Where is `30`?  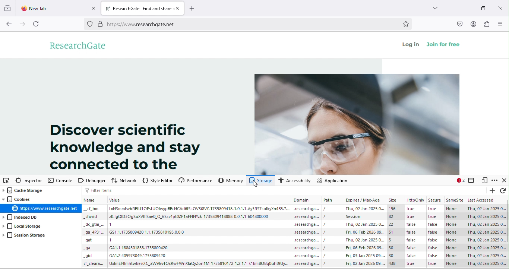 30 is located at coordinates (391, 256).